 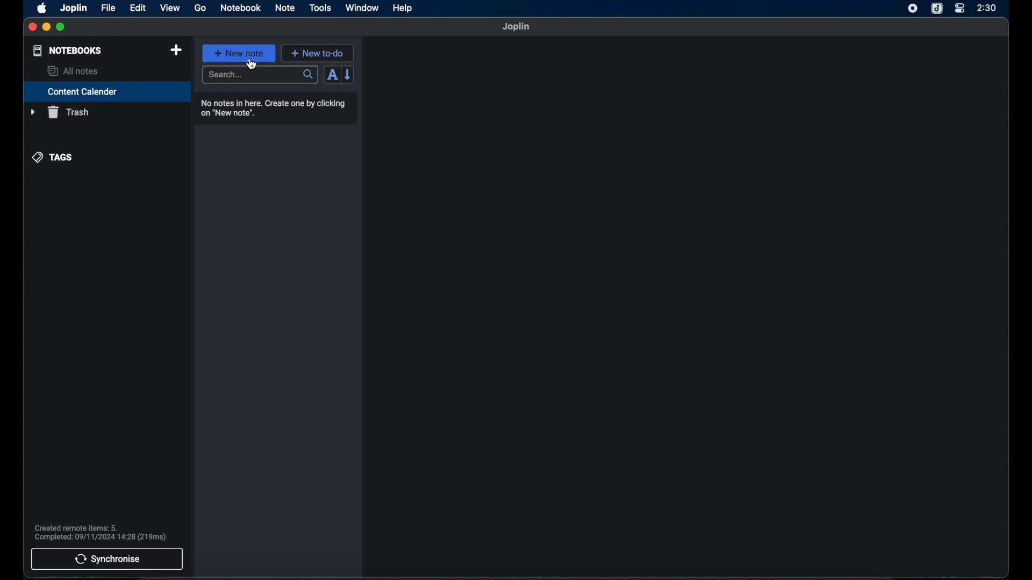 What do you see at coordinates (42, 9) in the screenshot?
I see `apple icon` at bounding box center [42, 9].